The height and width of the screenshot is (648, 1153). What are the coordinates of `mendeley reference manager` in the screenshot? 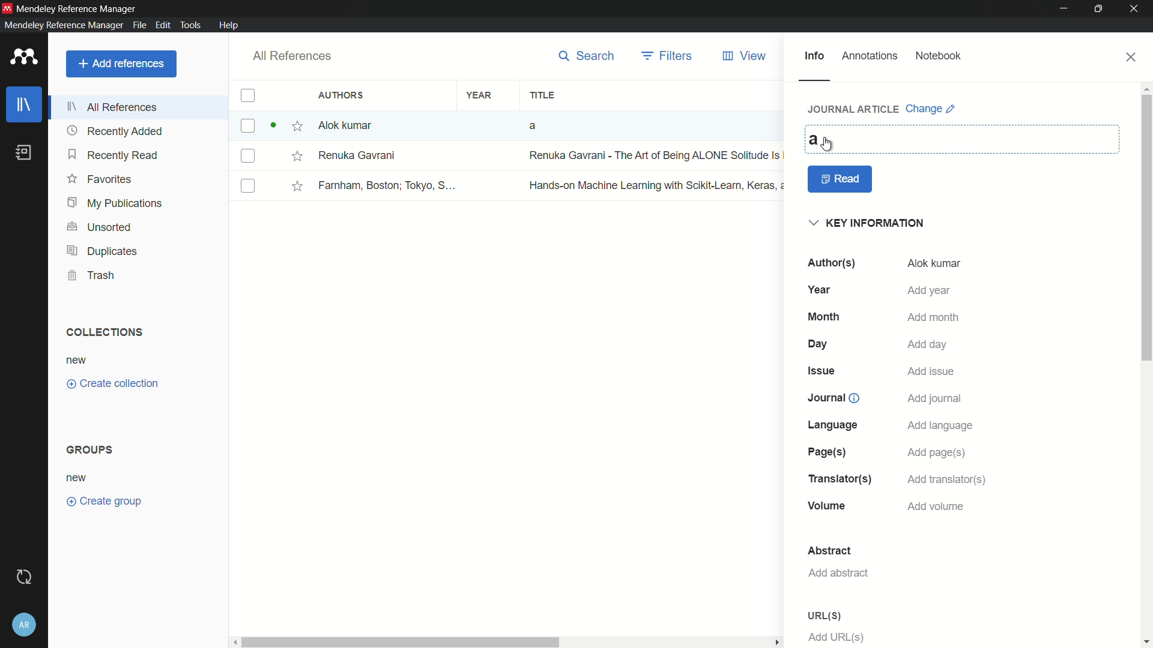 It's located at (64, 25).